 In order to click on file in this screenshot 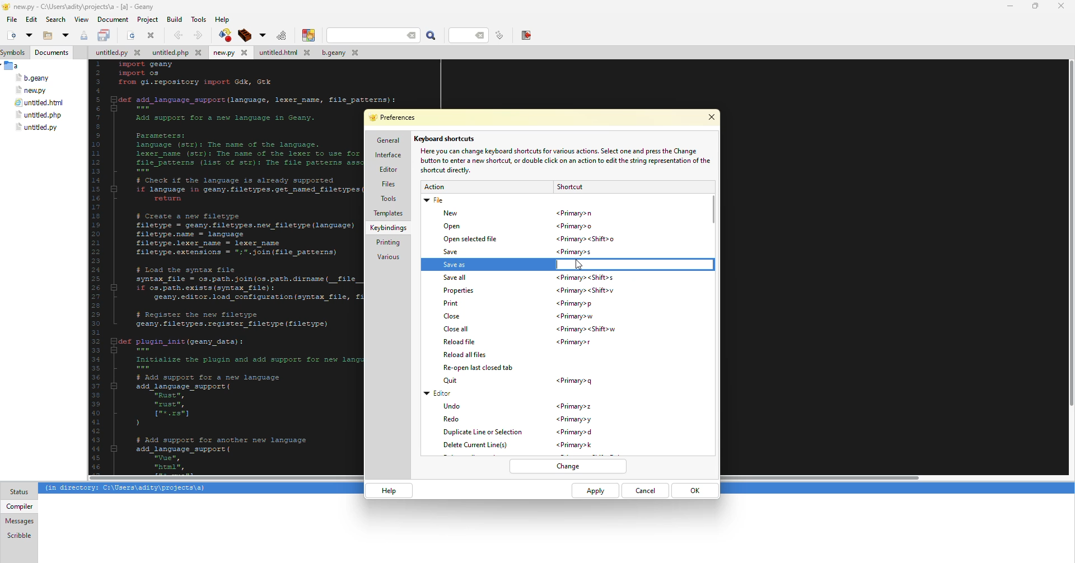, I will do `click(32, 90)`.